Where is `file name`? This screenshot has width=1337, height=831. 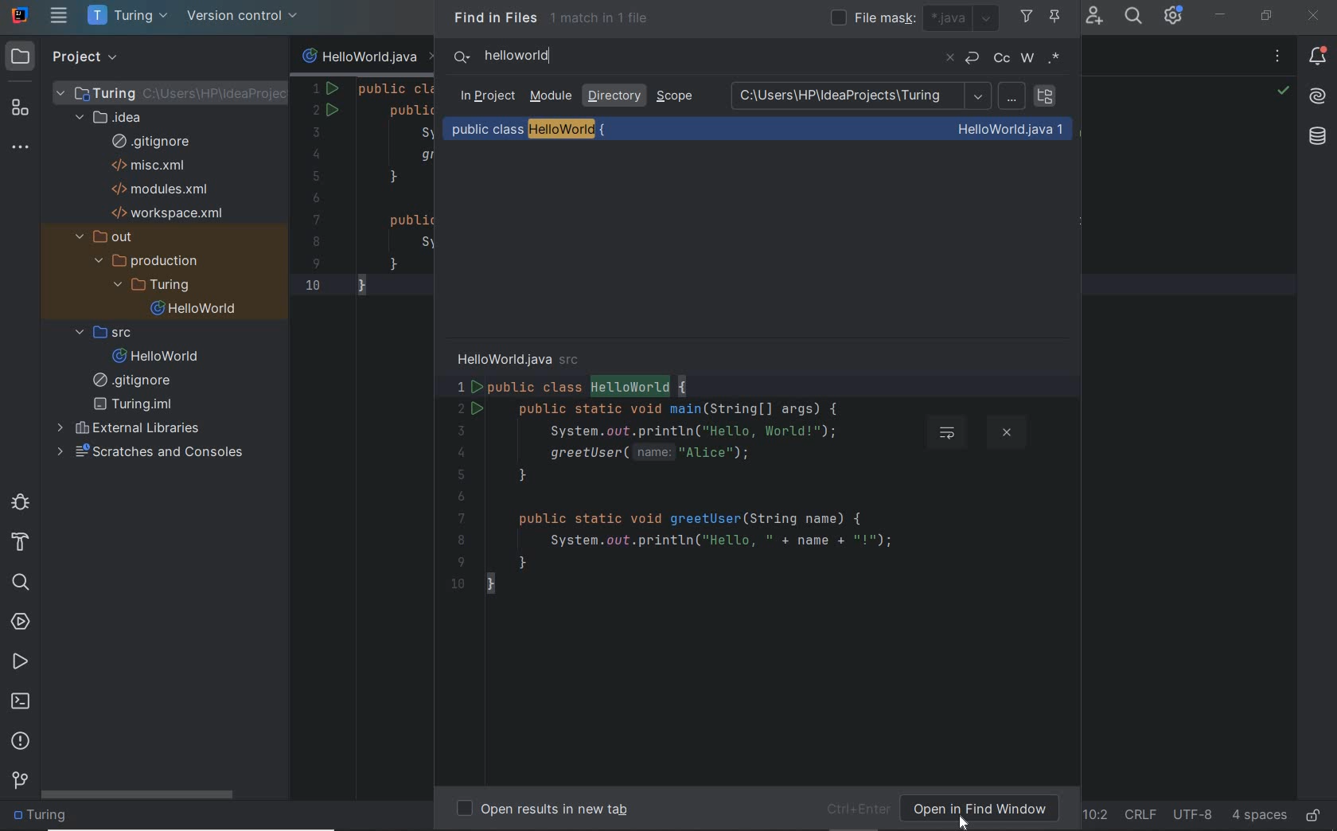 file name is located at coordinates (371, 57).